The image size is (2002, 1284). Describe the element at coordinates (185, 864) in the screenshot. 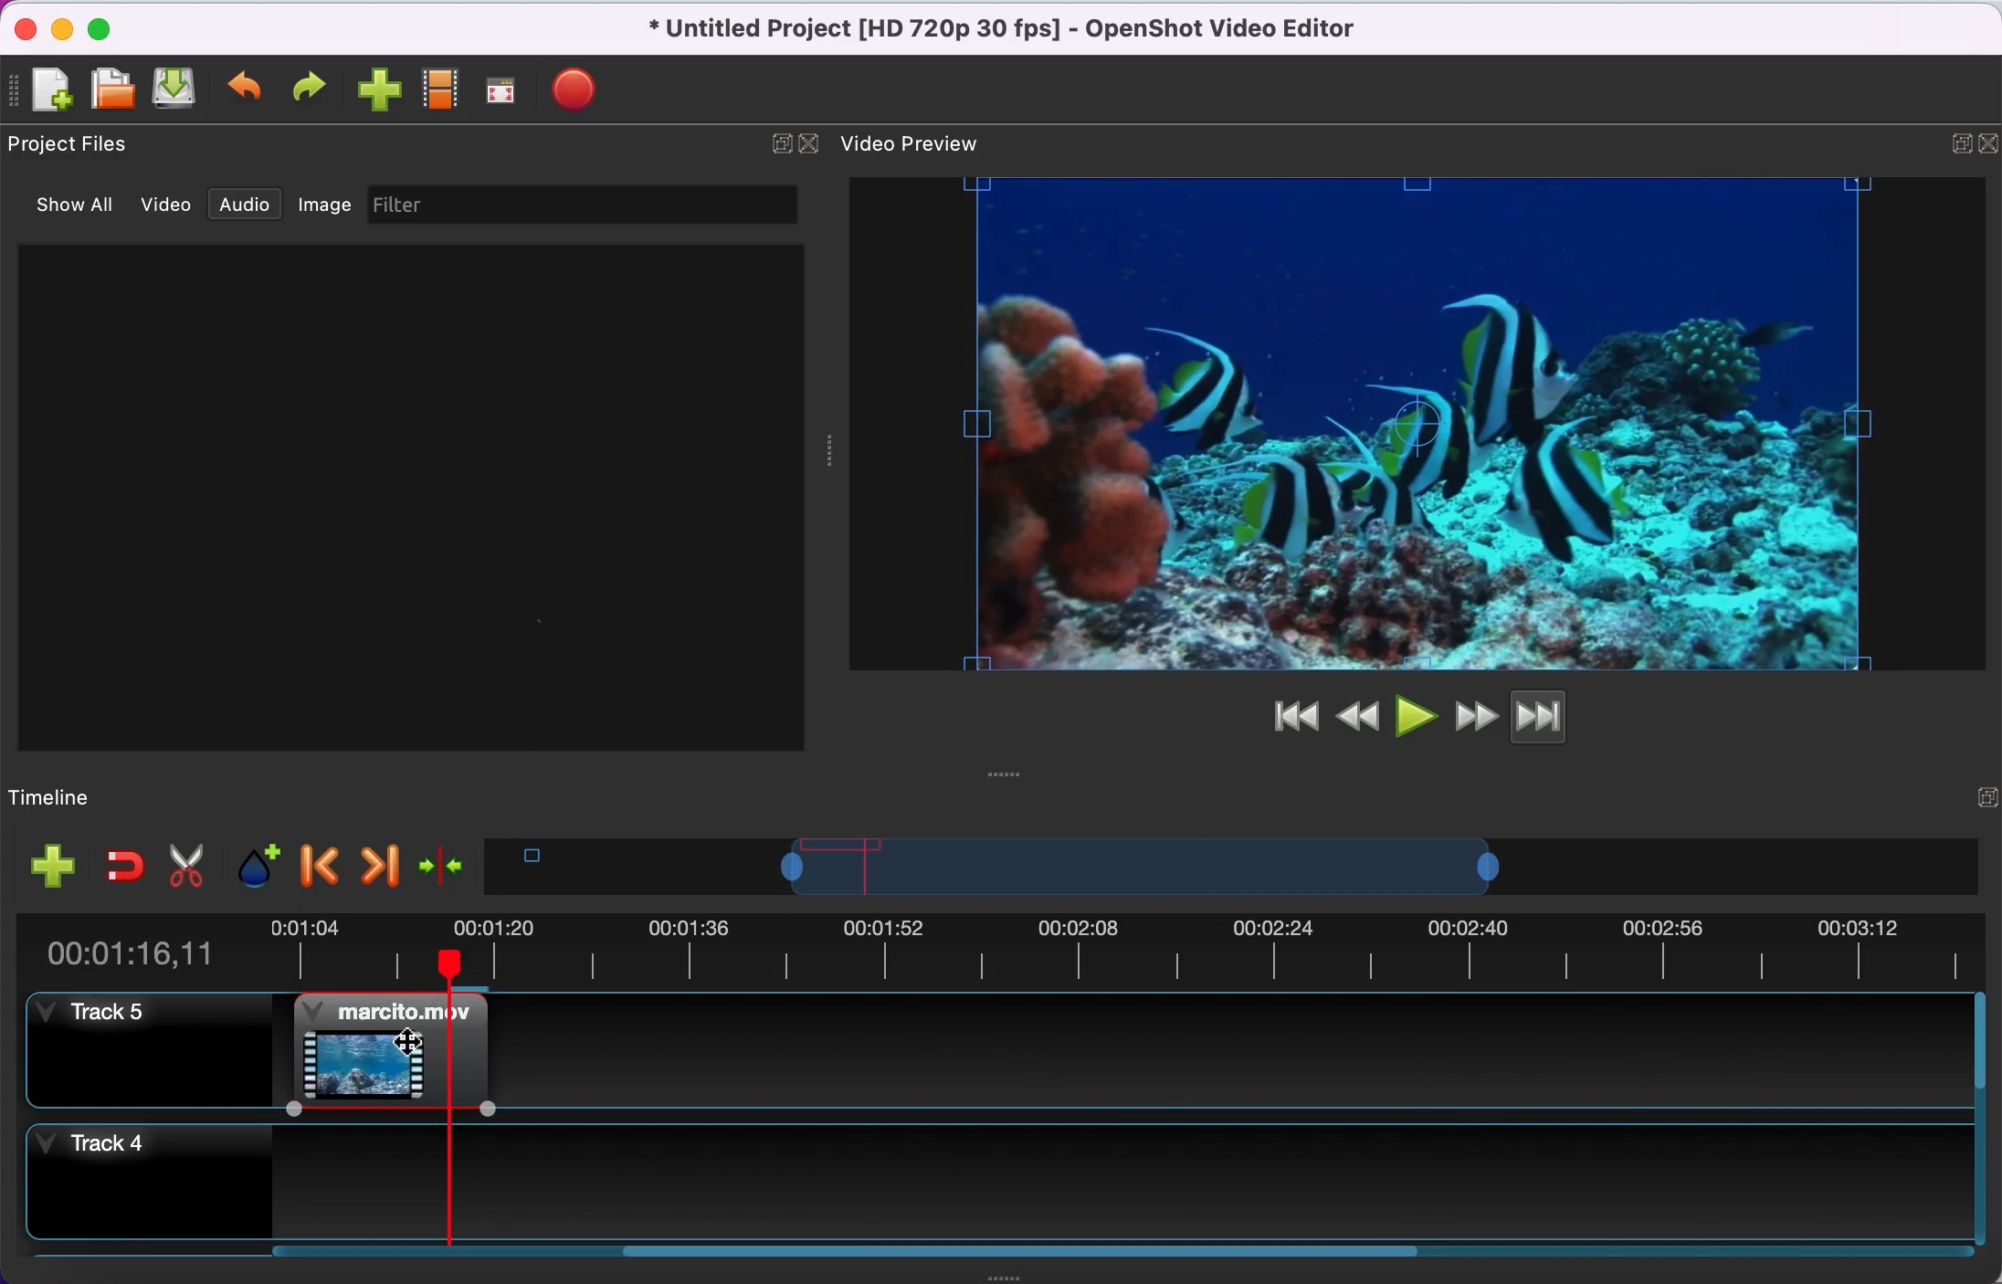

I see `cut` at that location.